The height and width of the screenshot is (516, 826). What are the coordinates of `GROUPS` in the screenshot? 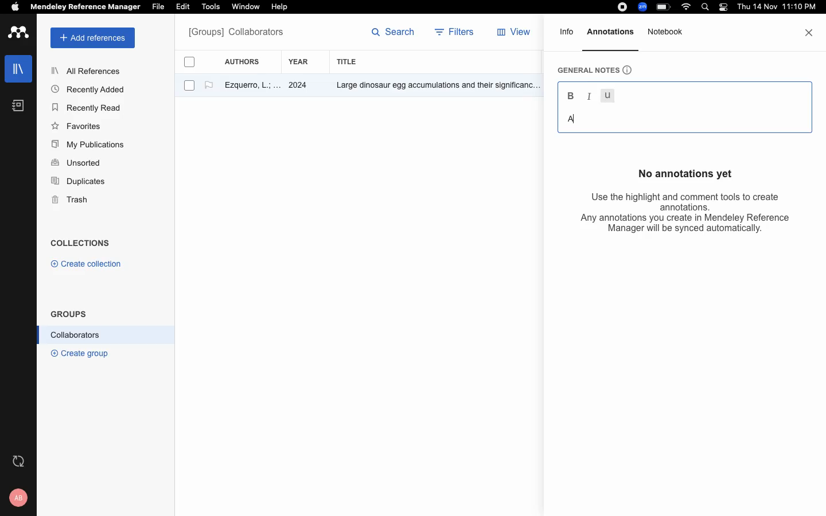 It's located at (69, 313).